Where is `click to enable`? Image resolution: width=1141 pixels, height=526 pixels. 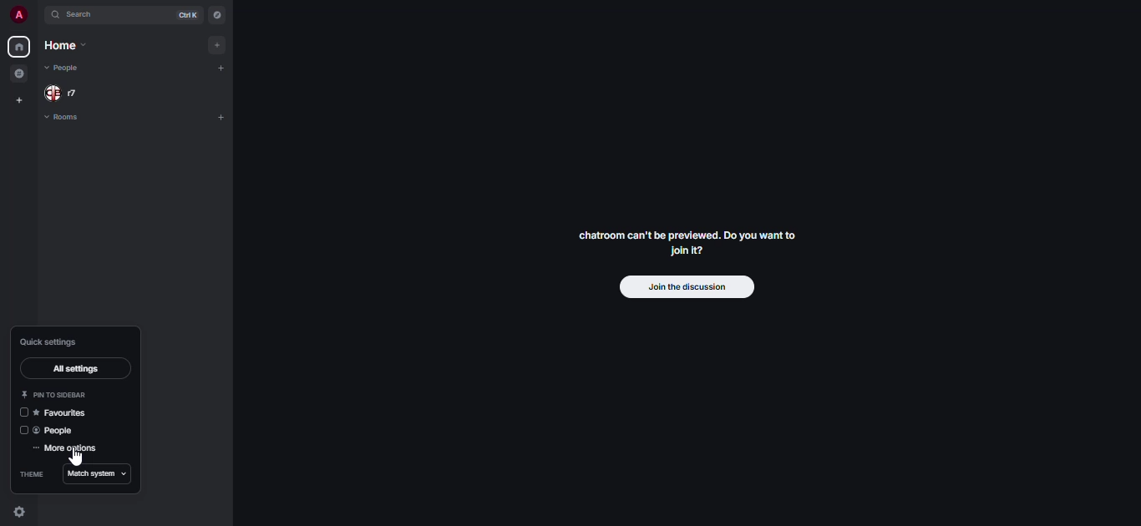
click to enable is located at coordinates (23, 430).